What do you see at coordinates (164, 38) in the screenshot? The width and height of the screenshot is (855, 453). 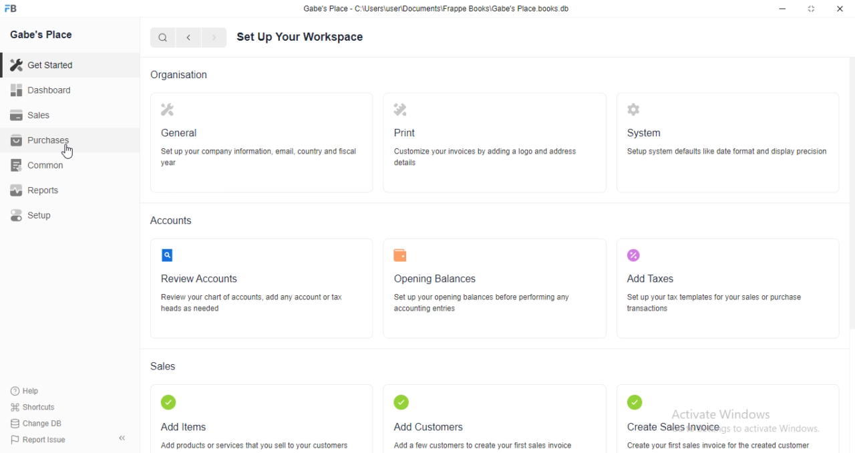 I see `search` at bounding box center [164, 38].